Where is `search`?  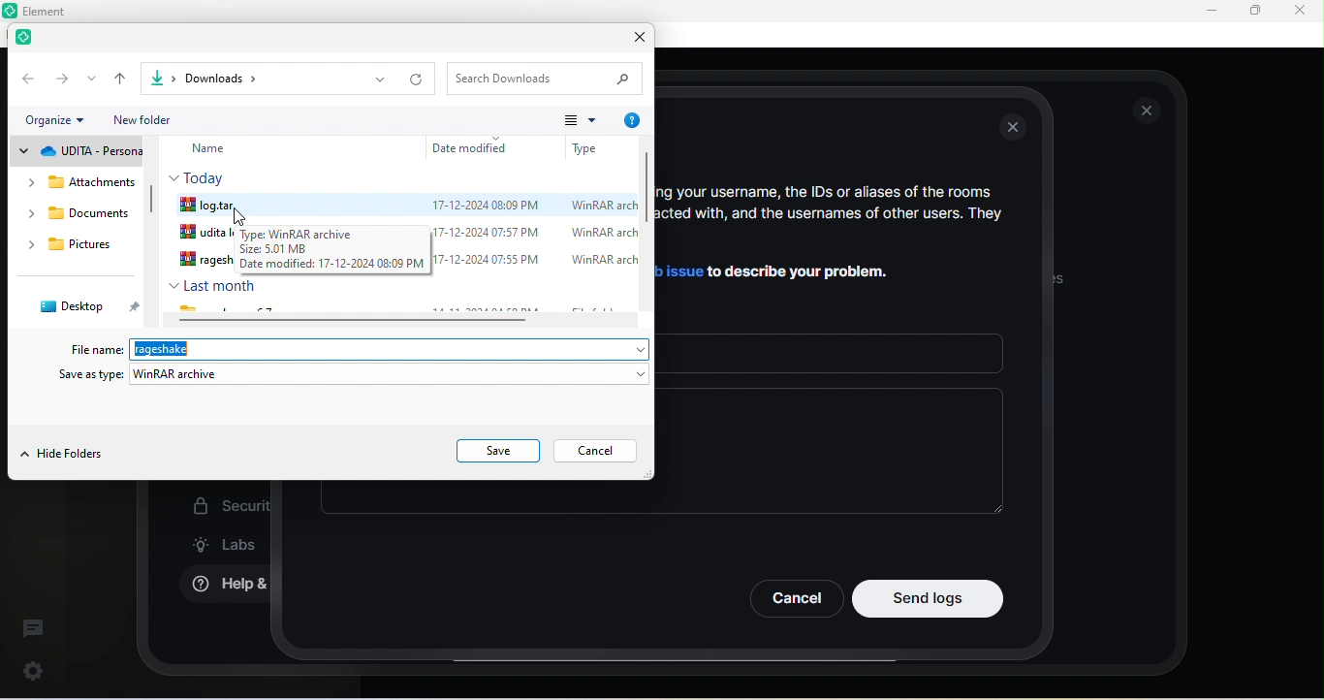
search is located at coordinates (549, 78).